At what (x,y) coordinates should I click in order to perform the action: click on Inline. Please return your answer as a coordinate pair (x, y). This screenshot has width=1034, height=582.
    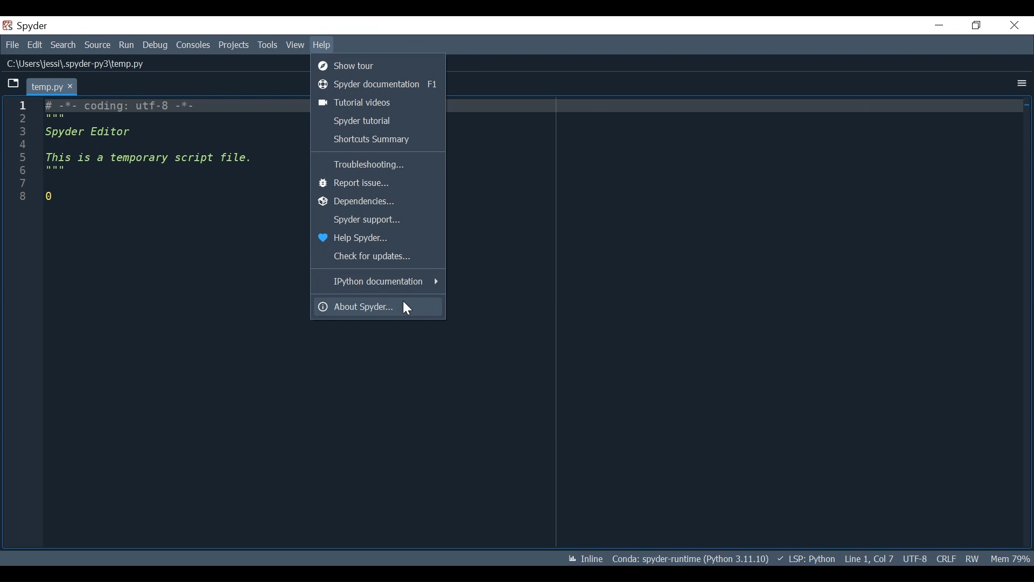
    Looking at the image, I should click on (581, 559).